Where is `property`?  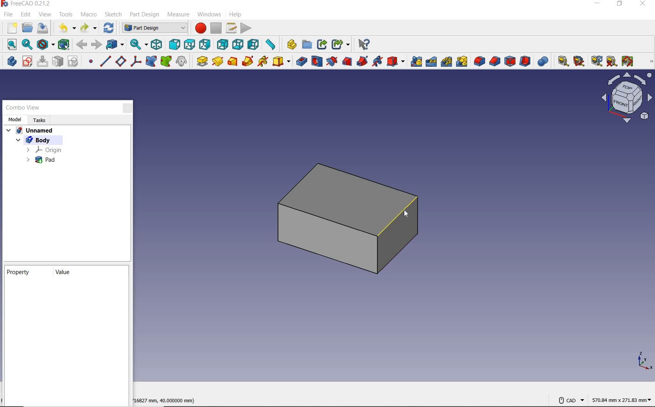 property is located at coordinates (19, 273).